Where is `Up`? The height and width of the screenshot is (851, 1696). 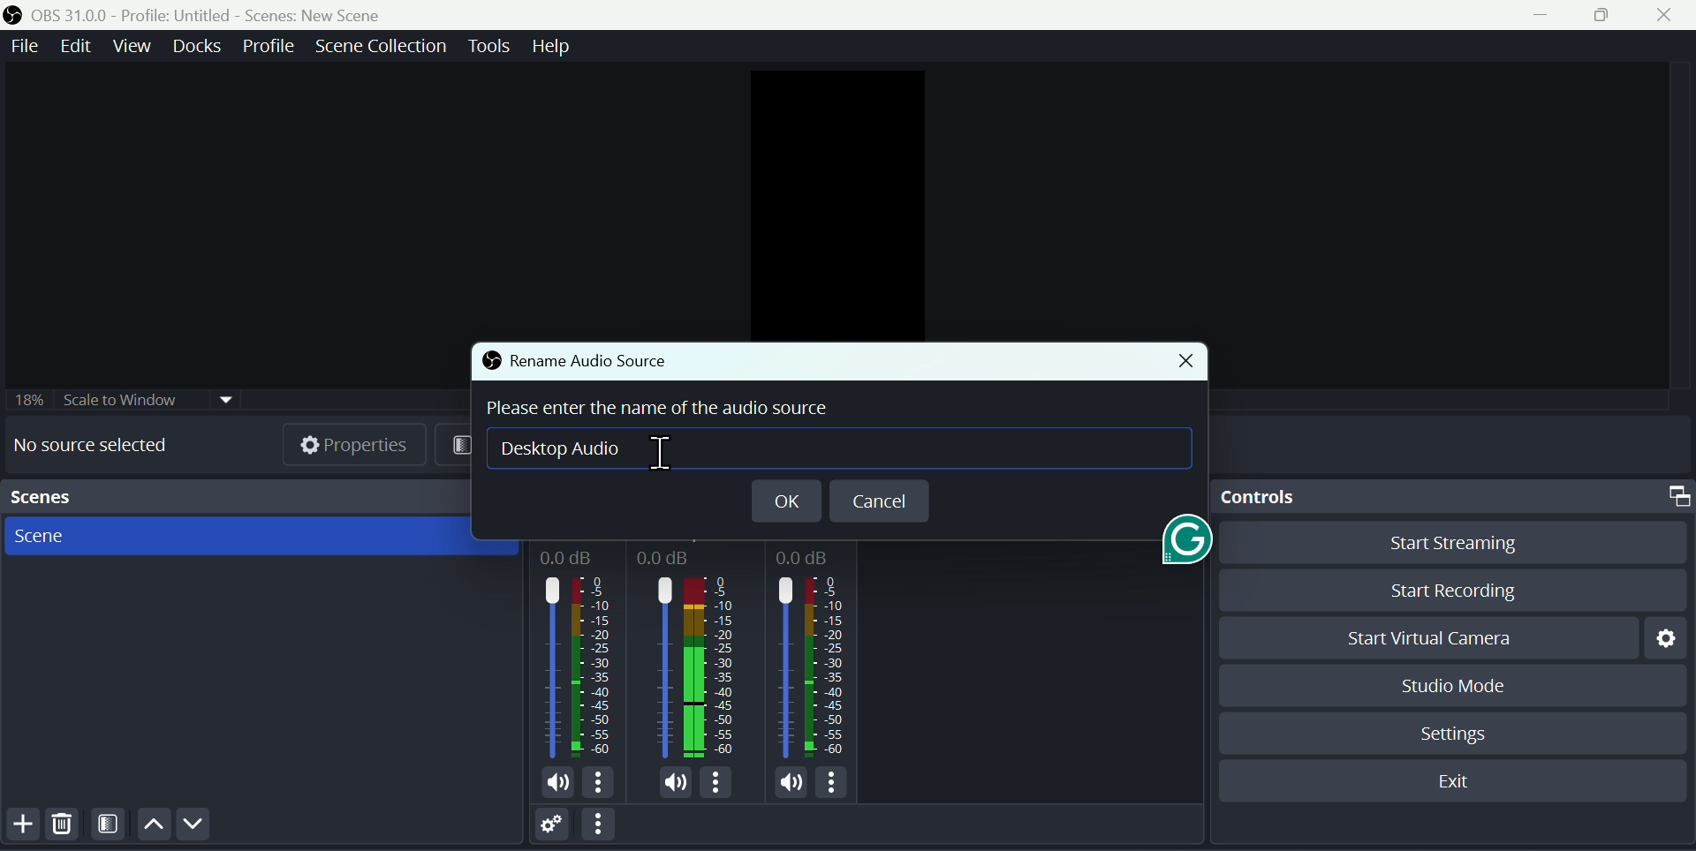
Up is located at coordinates (153, 826).